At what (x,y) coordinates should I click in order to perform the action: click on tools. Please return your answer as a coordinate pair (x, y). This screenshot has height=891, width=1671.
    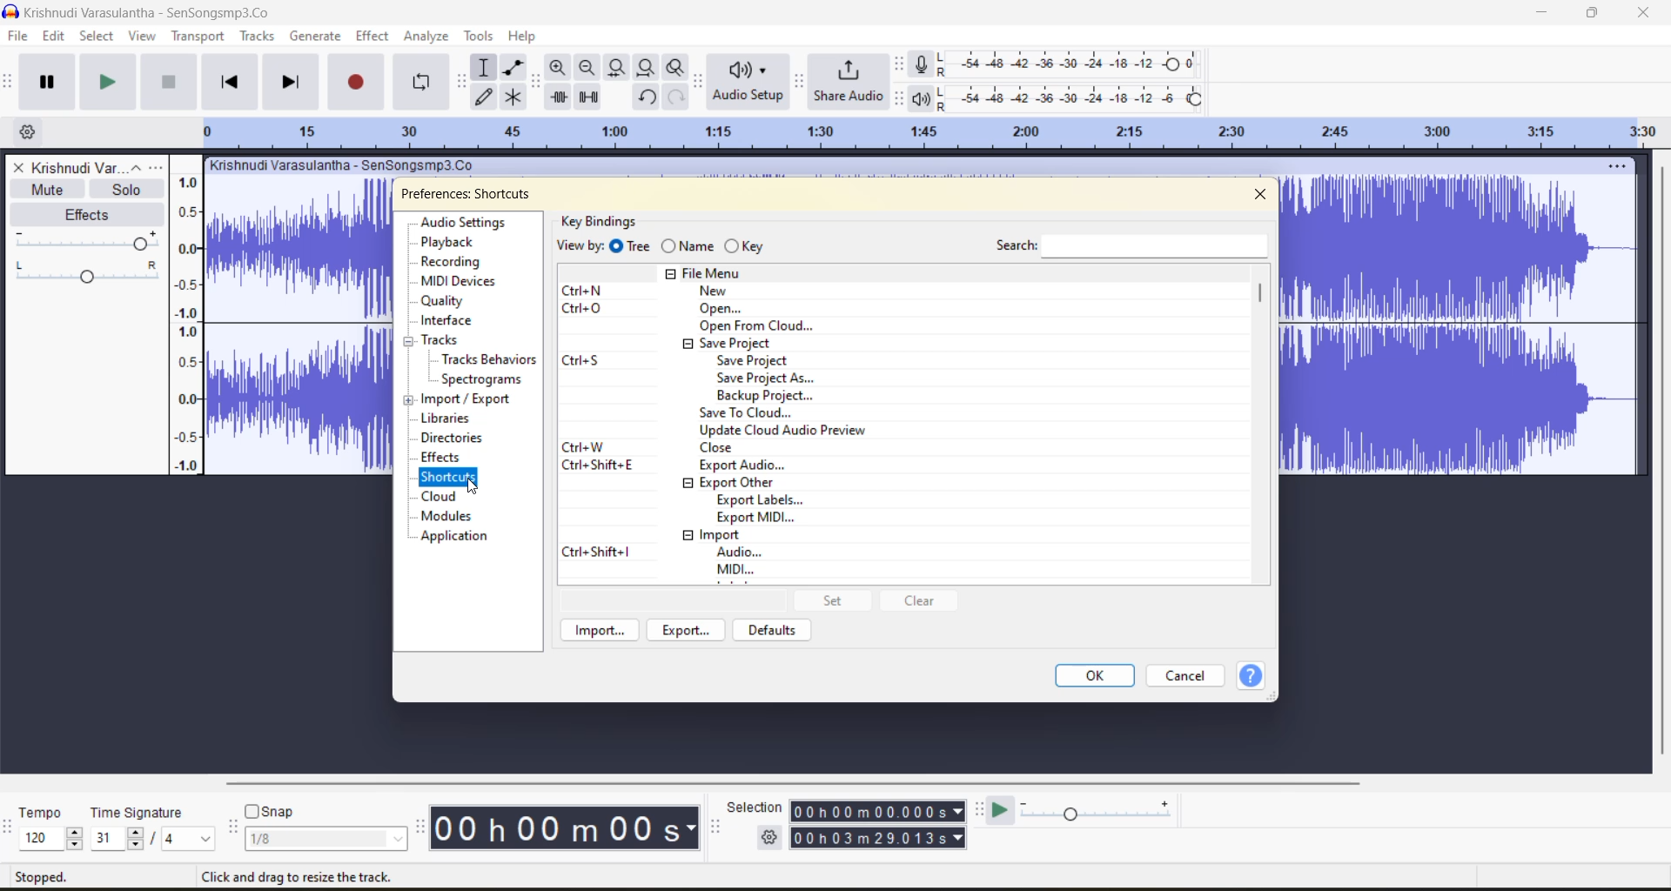
    Looking at the image, I should click on (480, 37).